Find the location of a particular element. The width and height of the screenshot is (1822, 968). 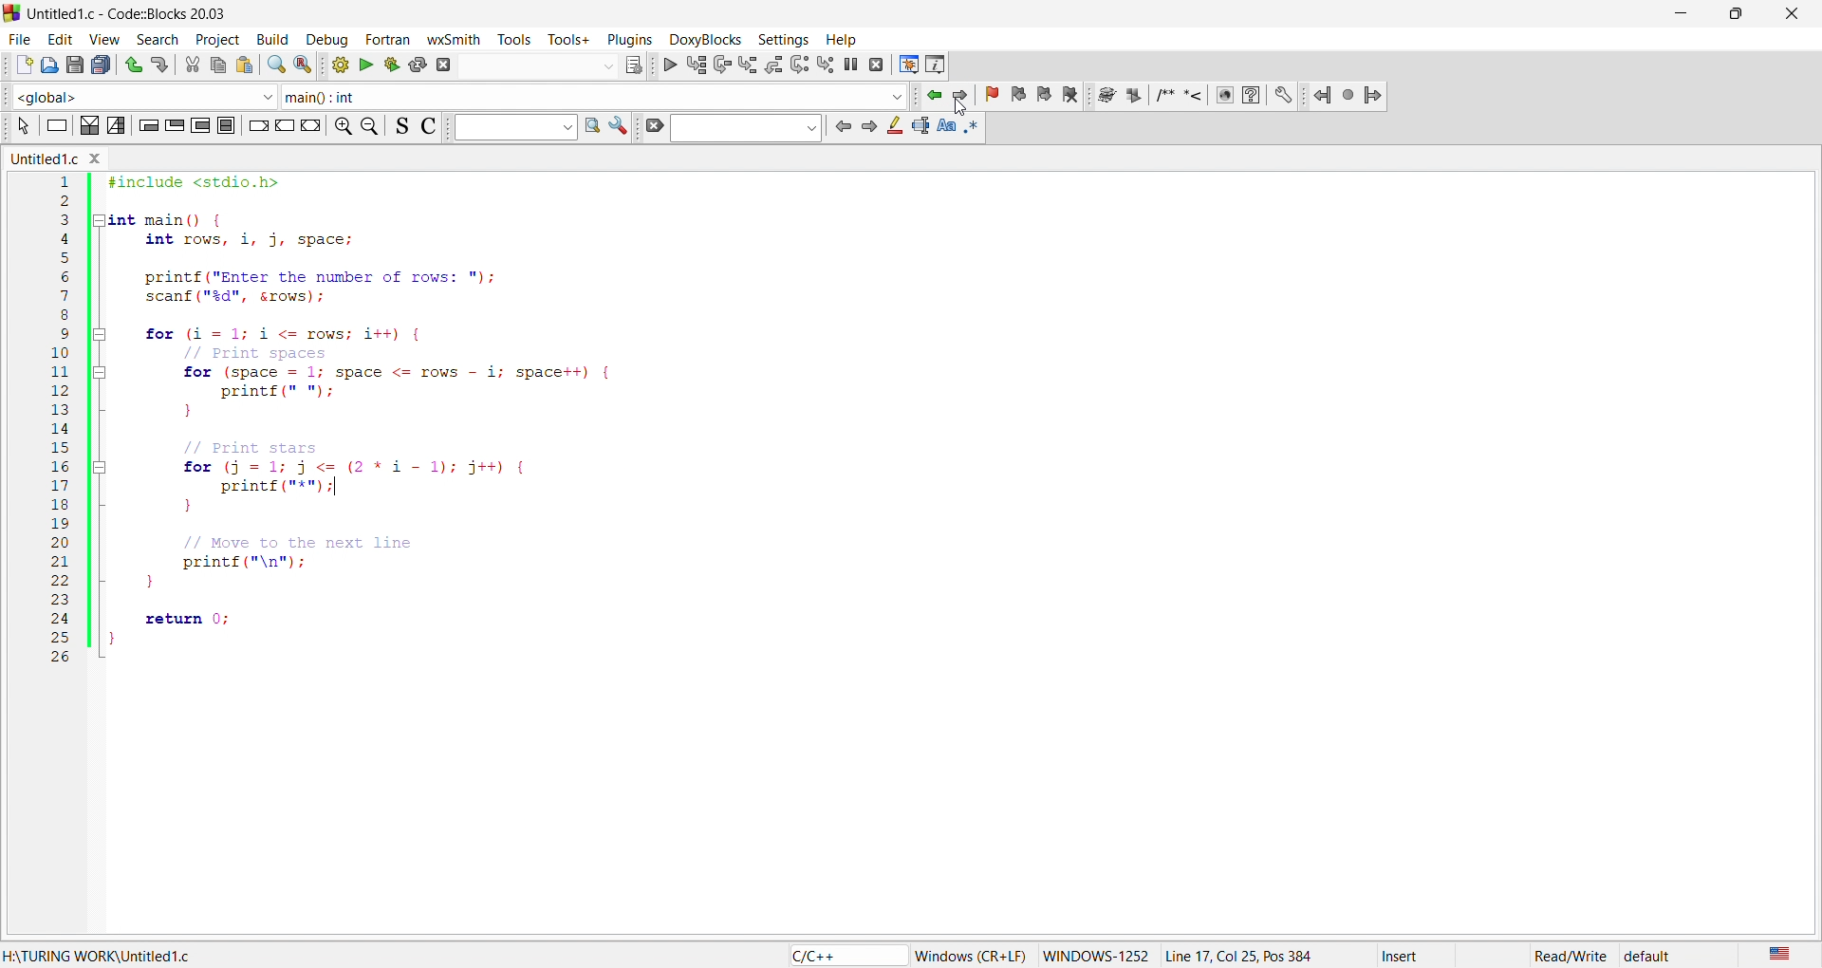

cut is located at coordinates (190, 65).